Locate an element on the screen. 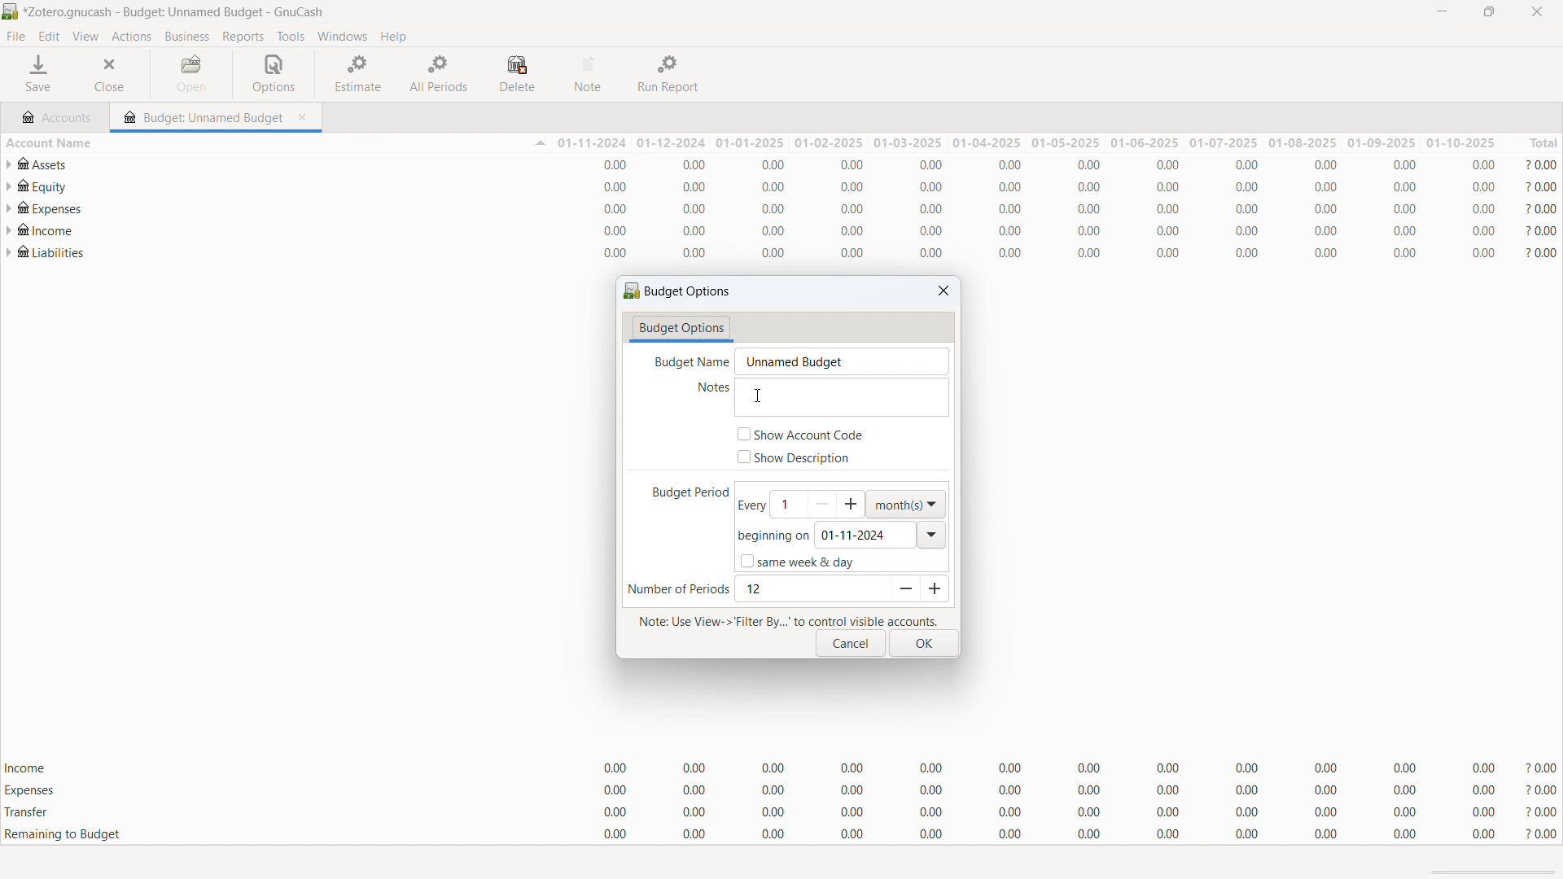  01-11-2024 is located at coordinates (591, 143).